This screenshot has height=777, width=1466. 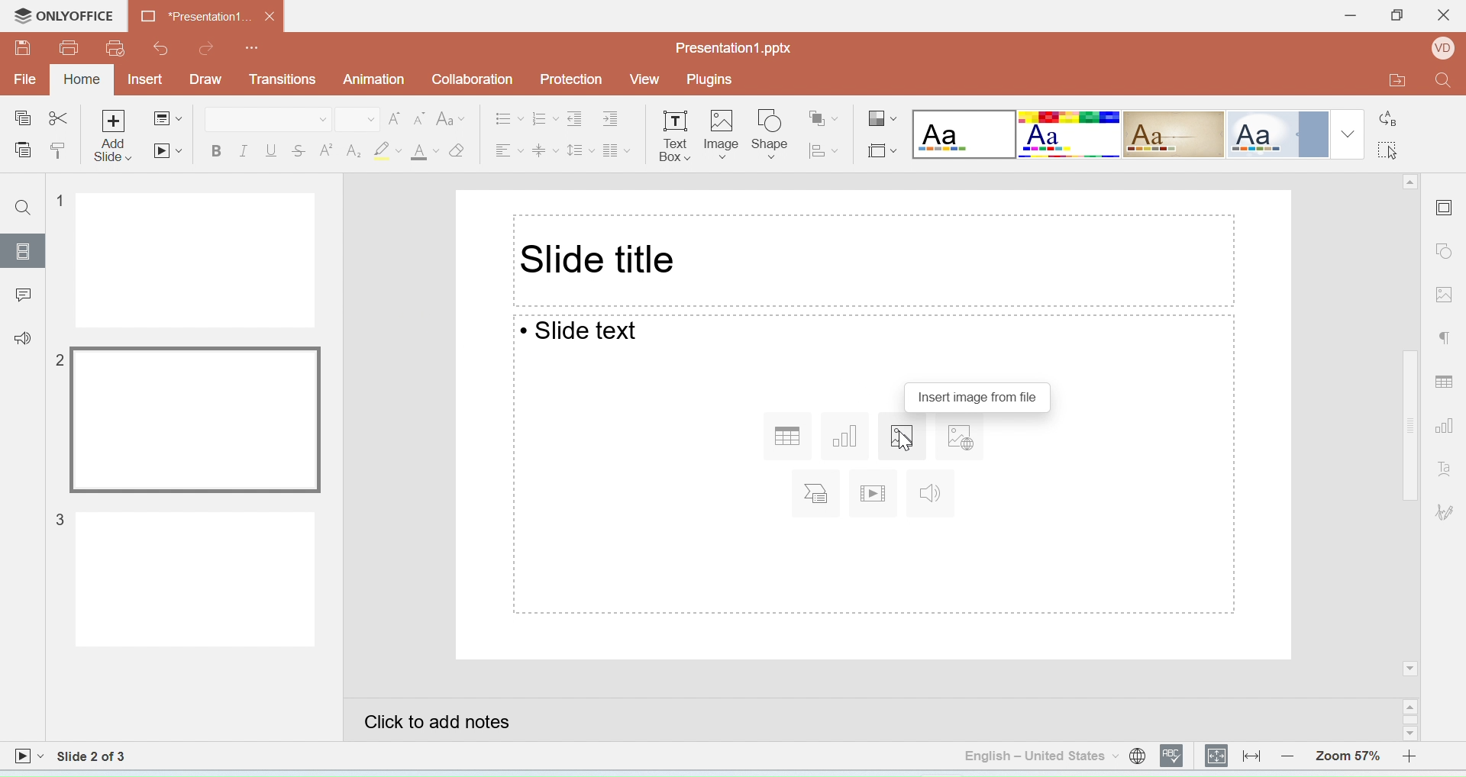 What do you see at coordinates (243, 152) in the screenshot?
I see `Italic` at bounding box center [243, 152].